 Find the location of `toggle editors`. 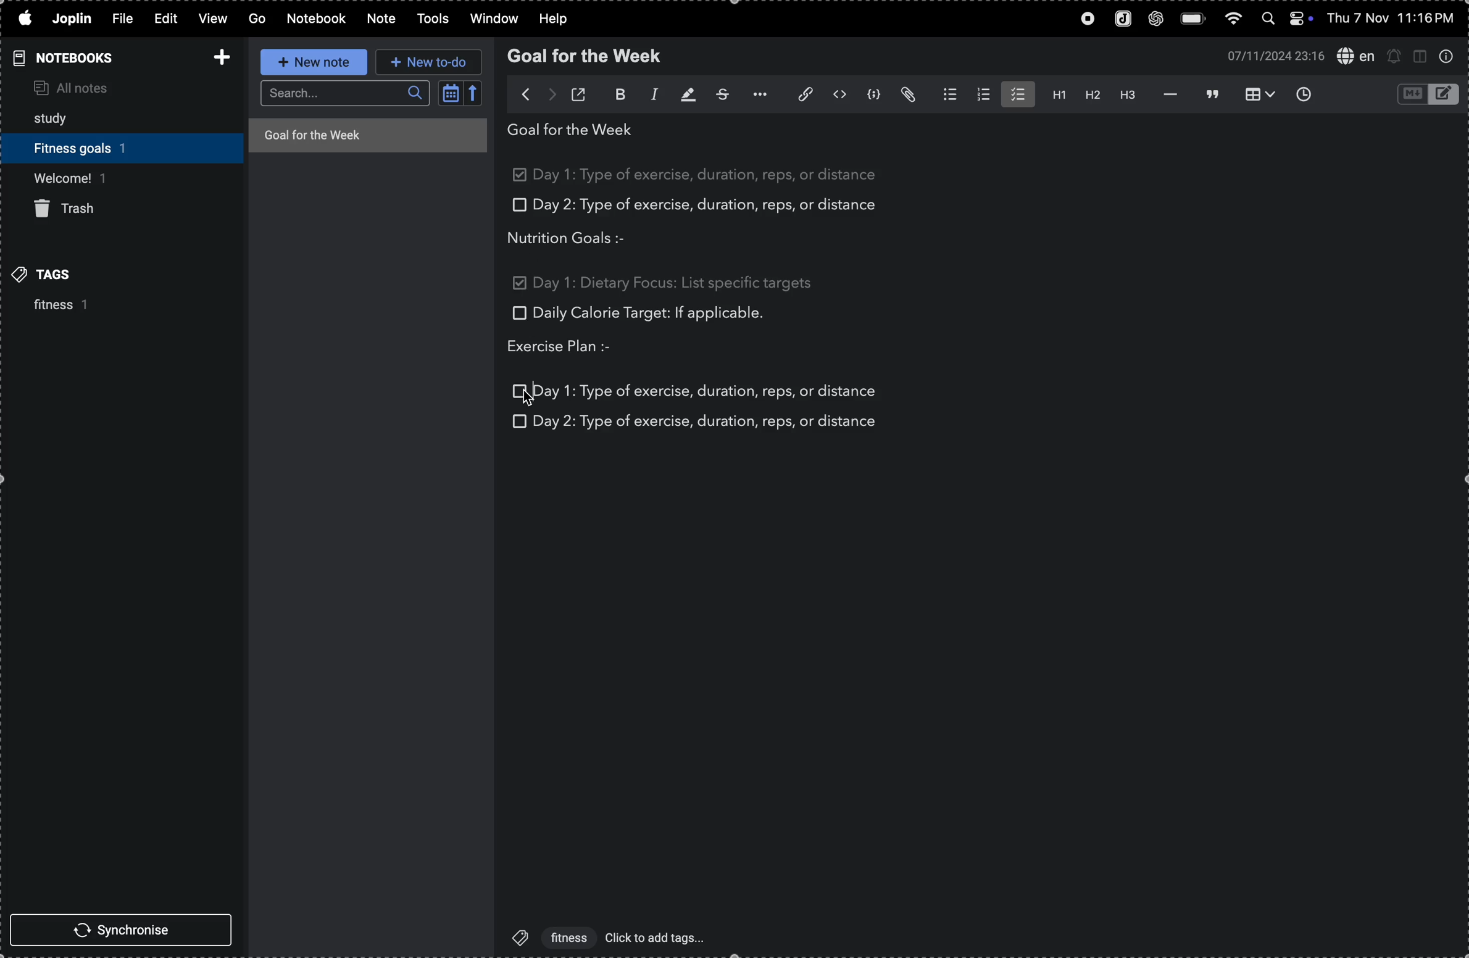

toggle editors is located at coordinates (1425, 94).